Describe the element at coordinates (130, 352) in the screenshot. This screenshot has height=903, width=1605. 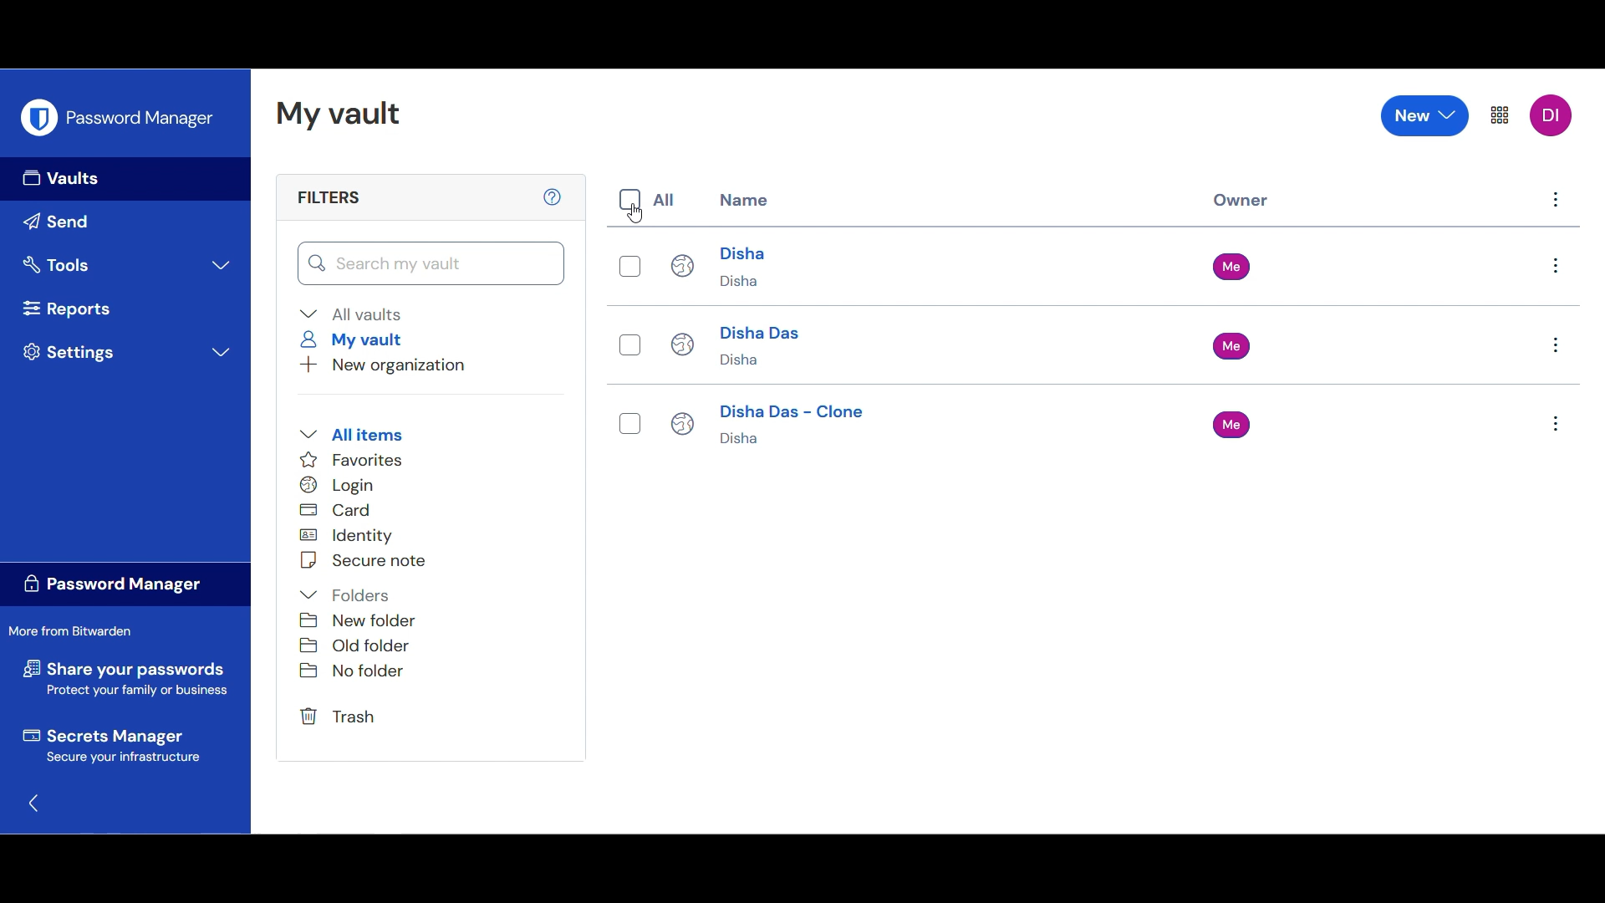
I see `Expand settings` at that location.